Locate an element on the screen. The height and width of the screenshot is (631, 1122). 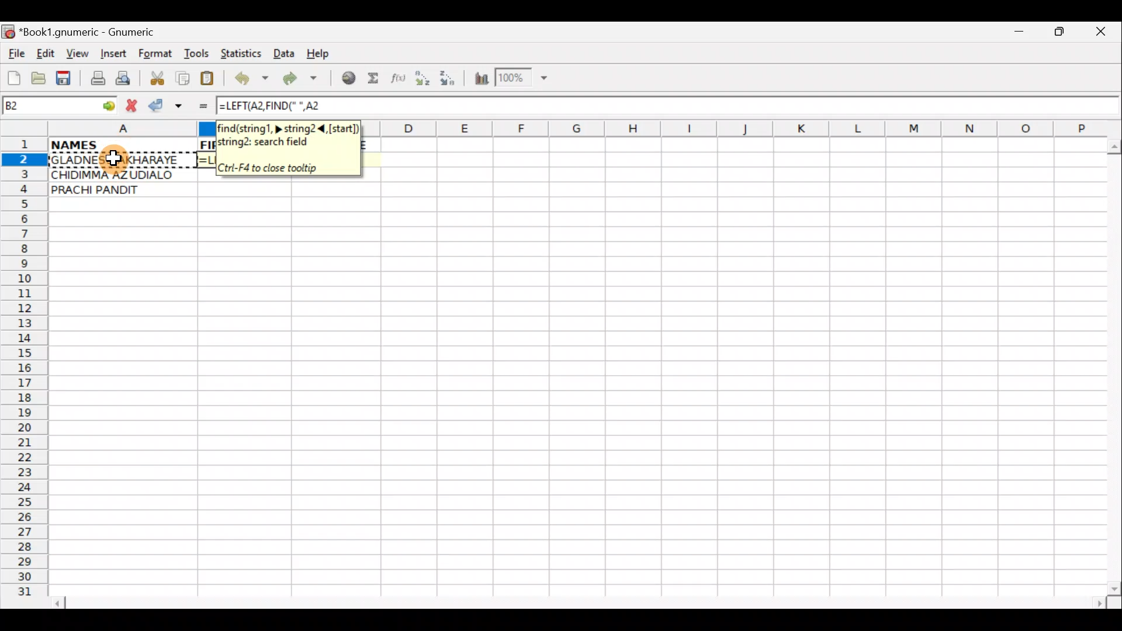
Print preview is located at coordinates (123, 81).